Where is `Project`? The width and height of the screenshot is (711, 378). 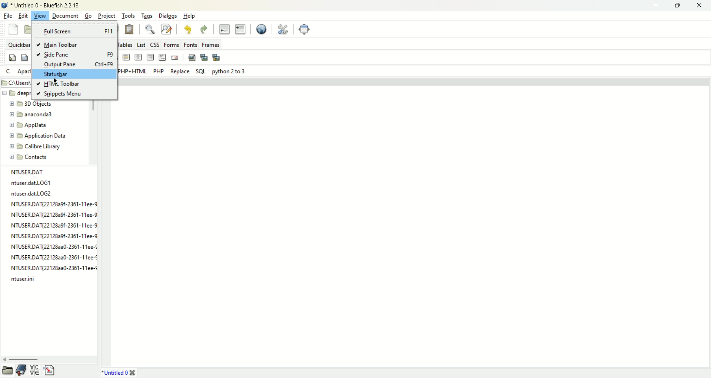 Project is located at coordinates (107, 16).